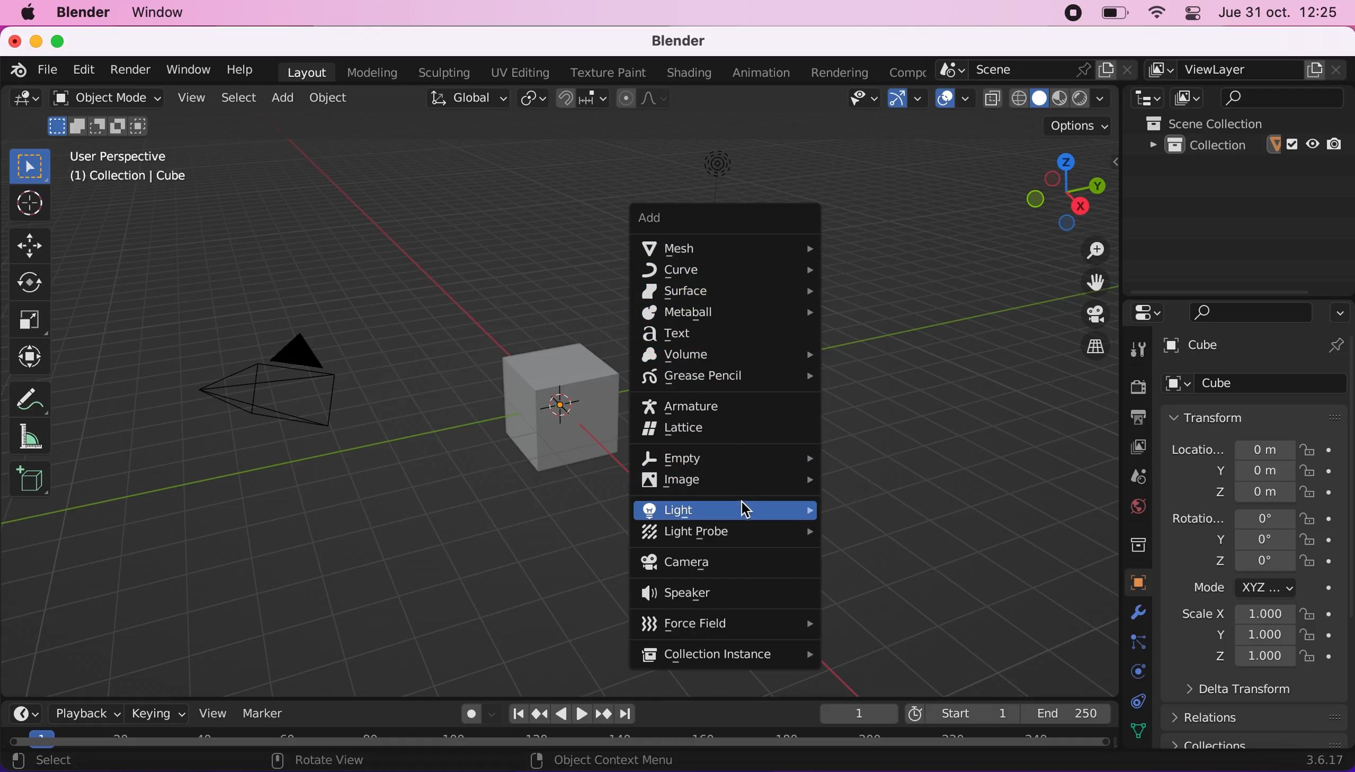 Image resolution: width=1355 pixels, height=772 pixels. What do you see at coordinates (1133, 386) in the screenshot?
I see `render` at bounding box center [1133, 386].